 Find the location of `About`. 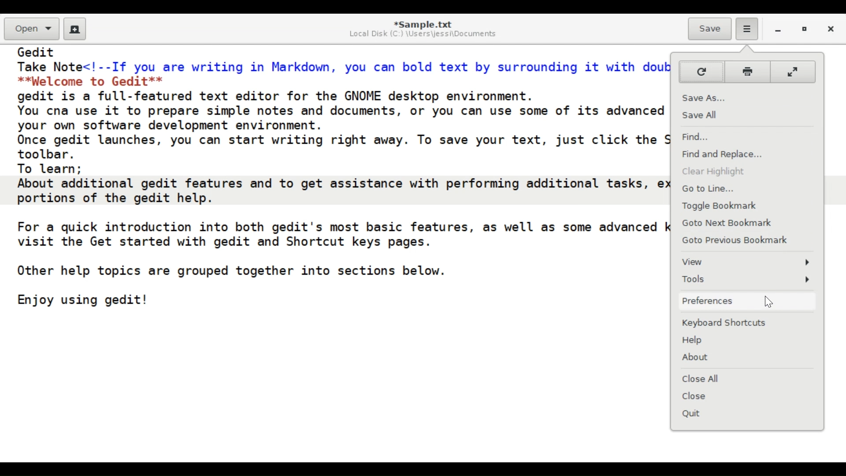

About is located at coordinates (745, 355).